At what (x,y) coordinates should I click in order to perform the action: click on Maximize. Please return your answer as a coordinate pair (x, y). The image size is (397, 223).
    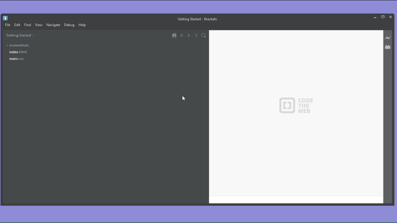
    Looking at the image, I should click on (383, 16).